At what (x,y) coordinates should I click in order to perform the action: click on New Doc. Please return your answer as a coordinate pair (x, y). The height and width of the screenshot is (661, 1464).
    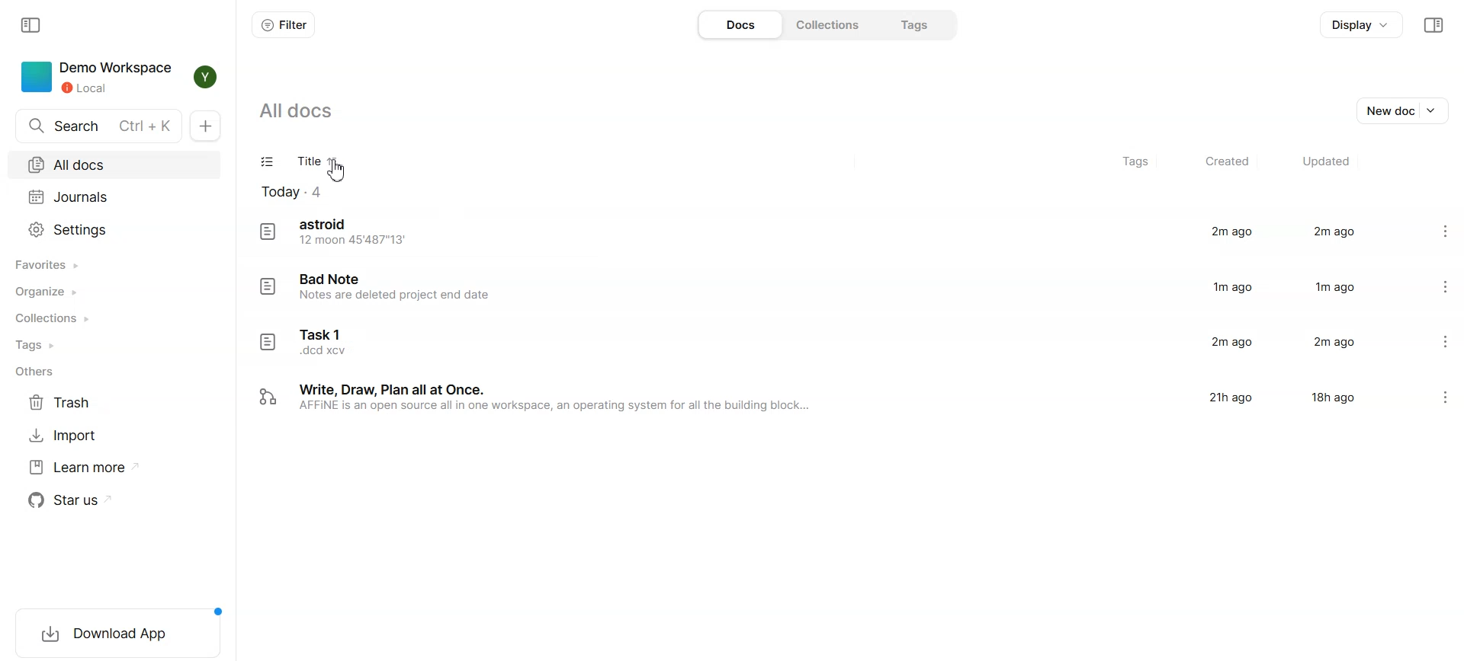
    Looking at the image, I should click on (206, 126).